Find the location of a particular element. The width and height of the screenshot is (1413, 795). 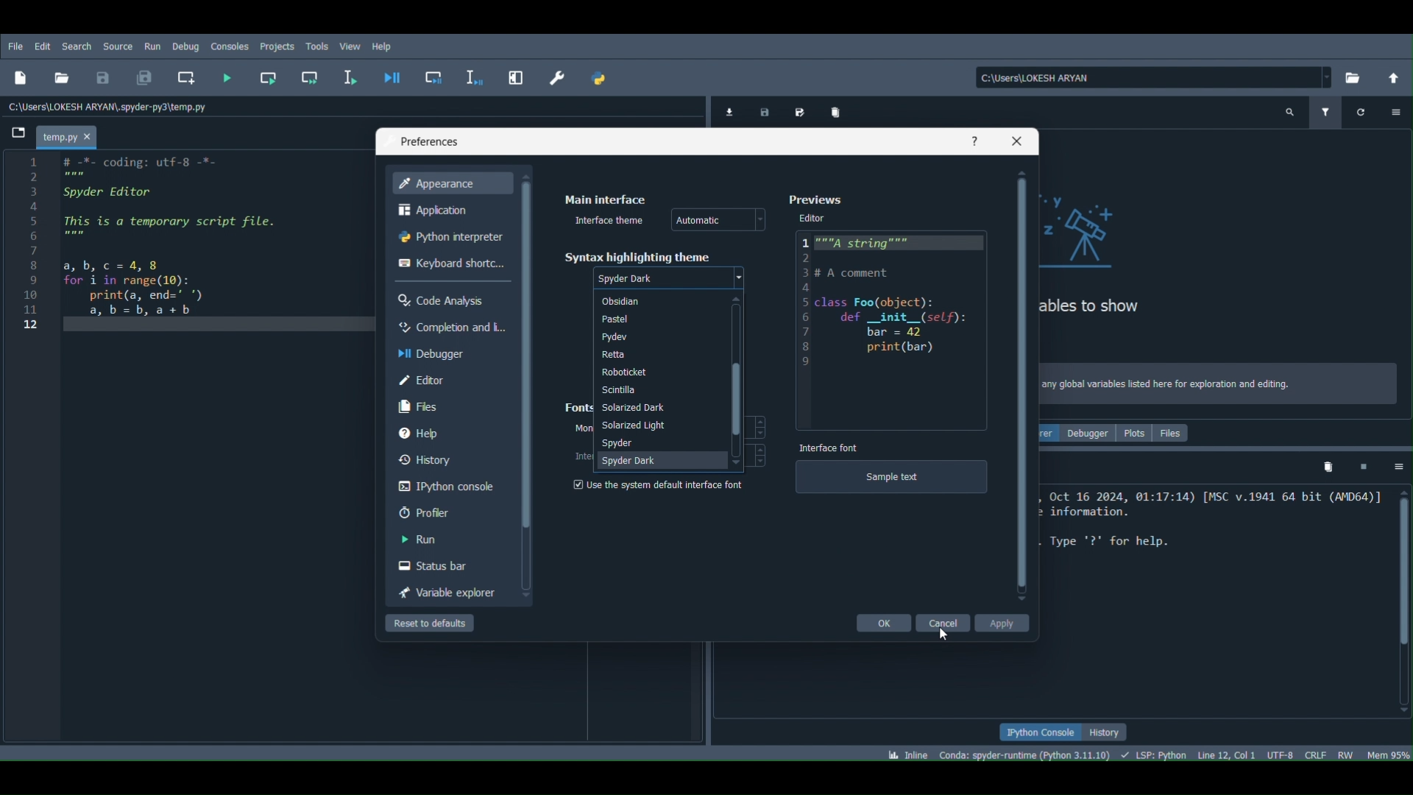

Run is located at coordinates (452, 537).